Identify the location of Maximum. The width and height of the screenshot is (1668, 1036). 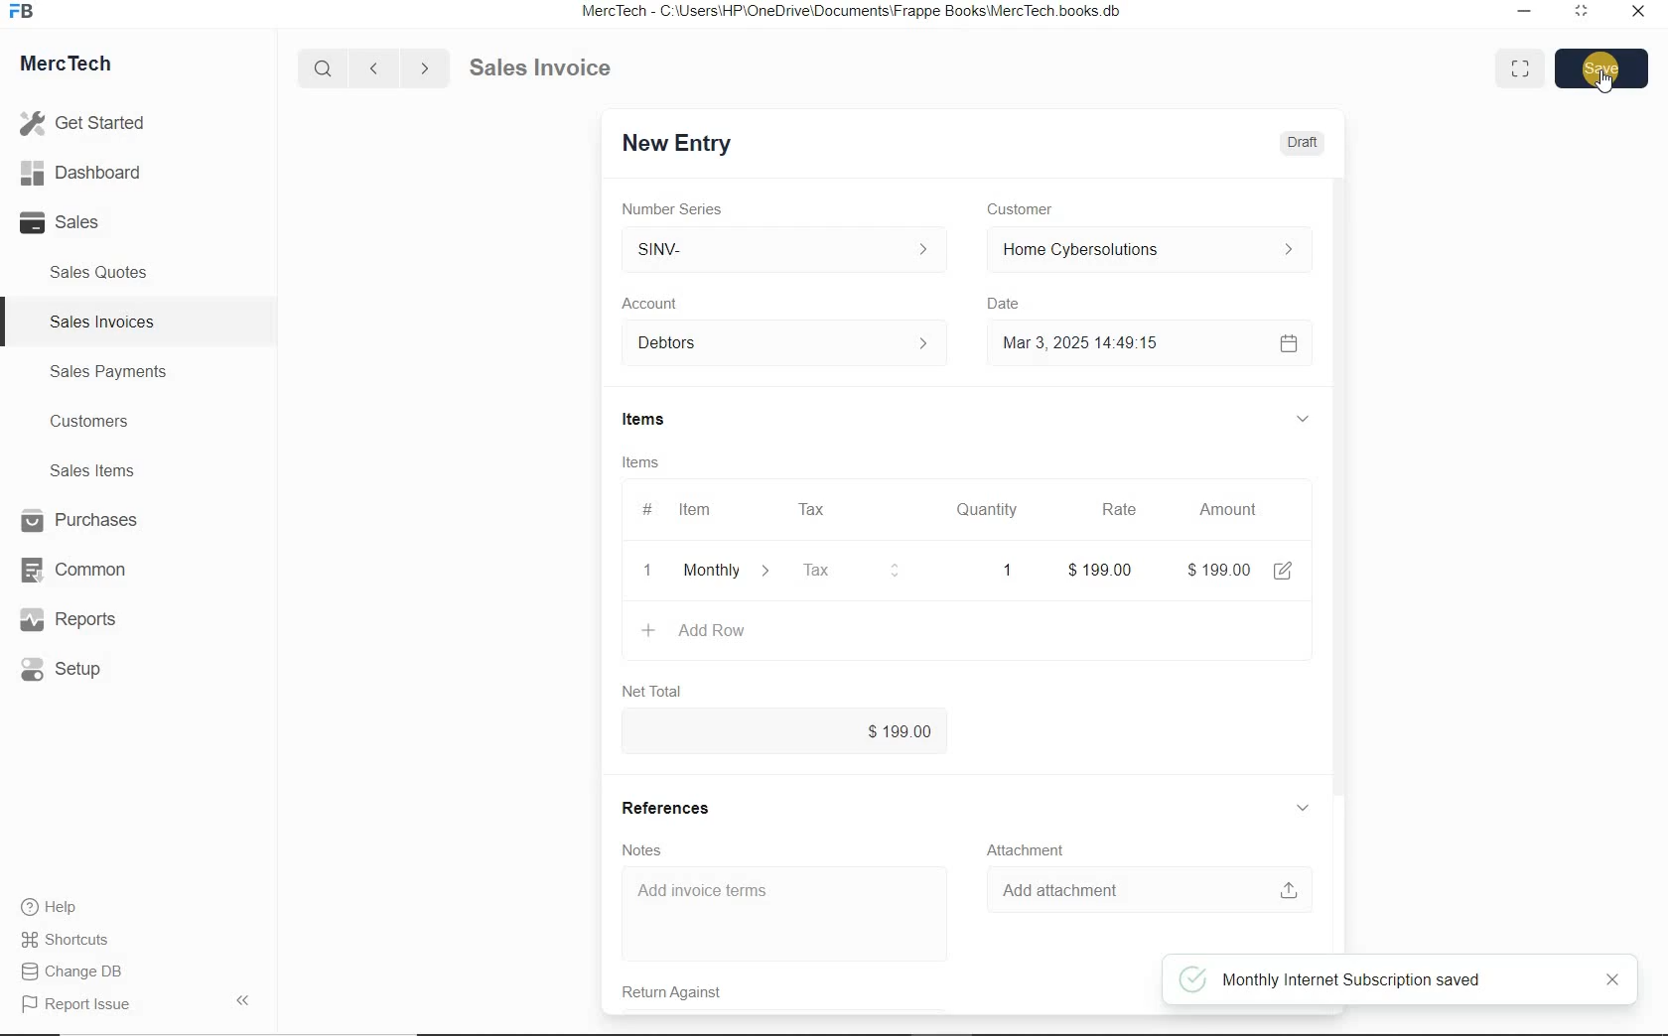
(1582, 14).